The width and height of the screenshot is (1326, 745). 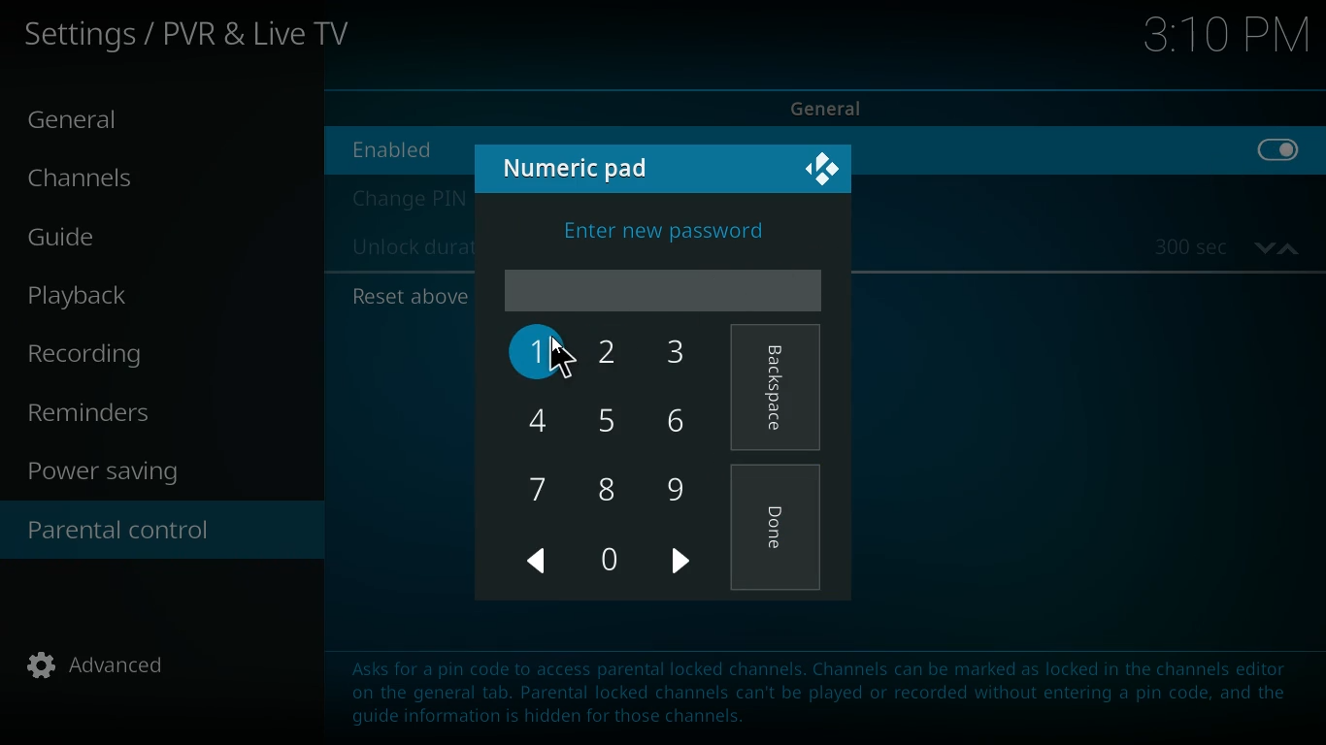 I want to click on 1, so click(x=536, y=352).